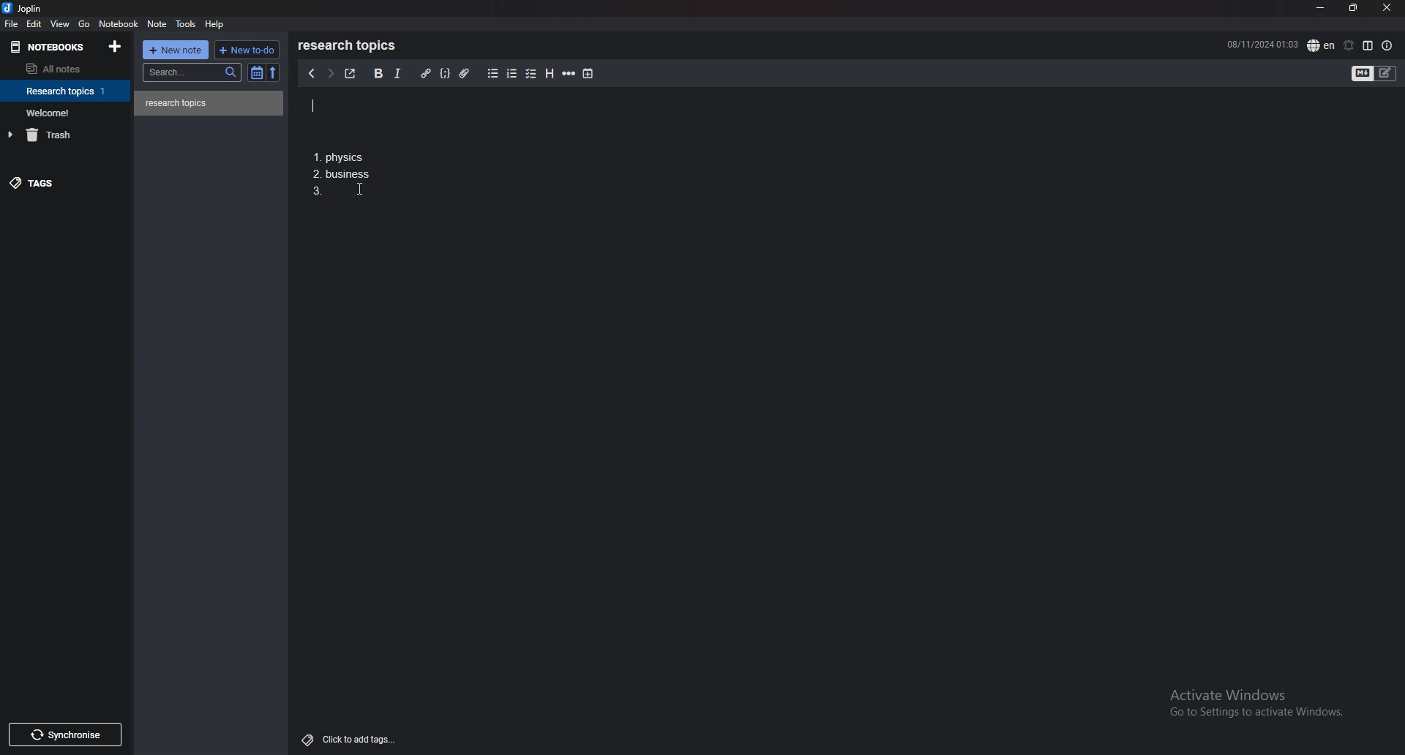  What do you see at coordinates (531, 73) in the screenshot?
I see `checkbox` at bounding box center [531, 73].